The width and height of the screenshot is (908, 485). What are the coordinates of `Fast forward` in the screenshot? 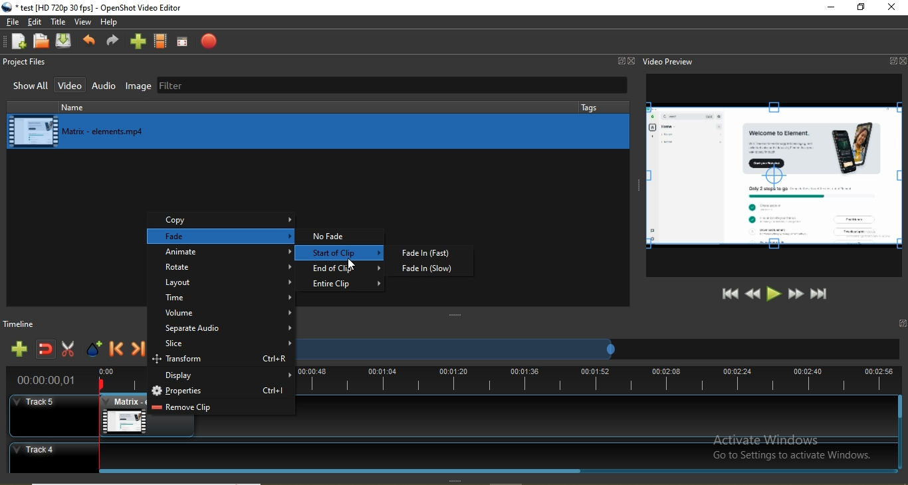 It's located at (796, 294).